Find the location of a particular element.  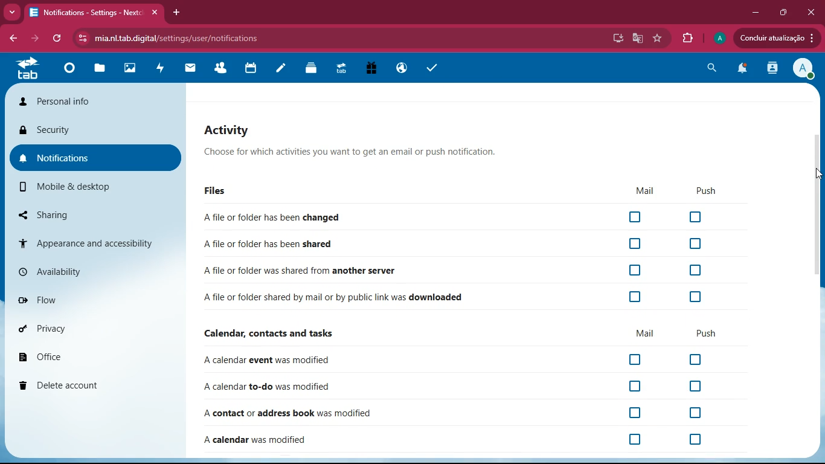

Cursor is located at coordinates (817, 174).